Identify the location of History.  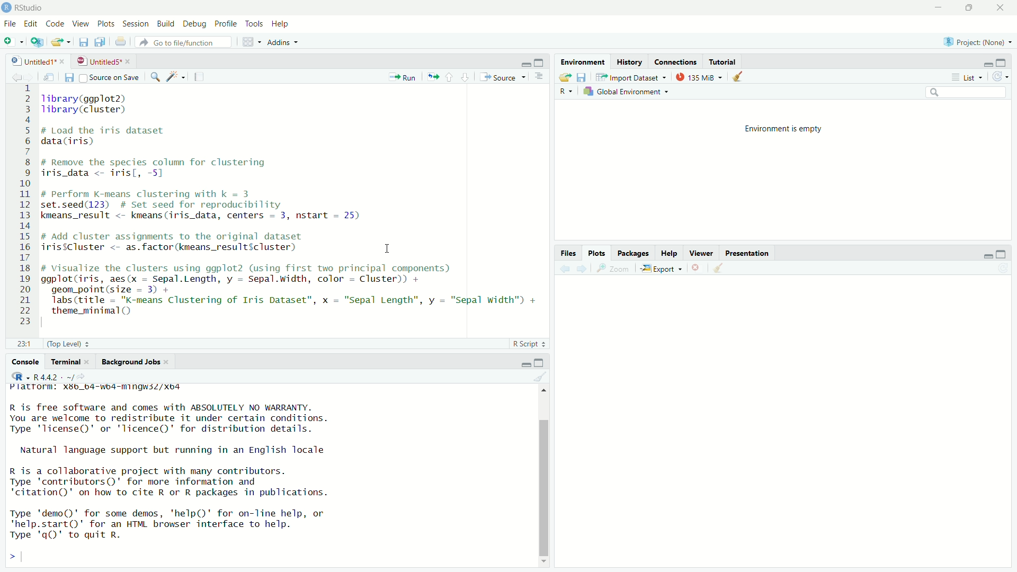
(630, 62).